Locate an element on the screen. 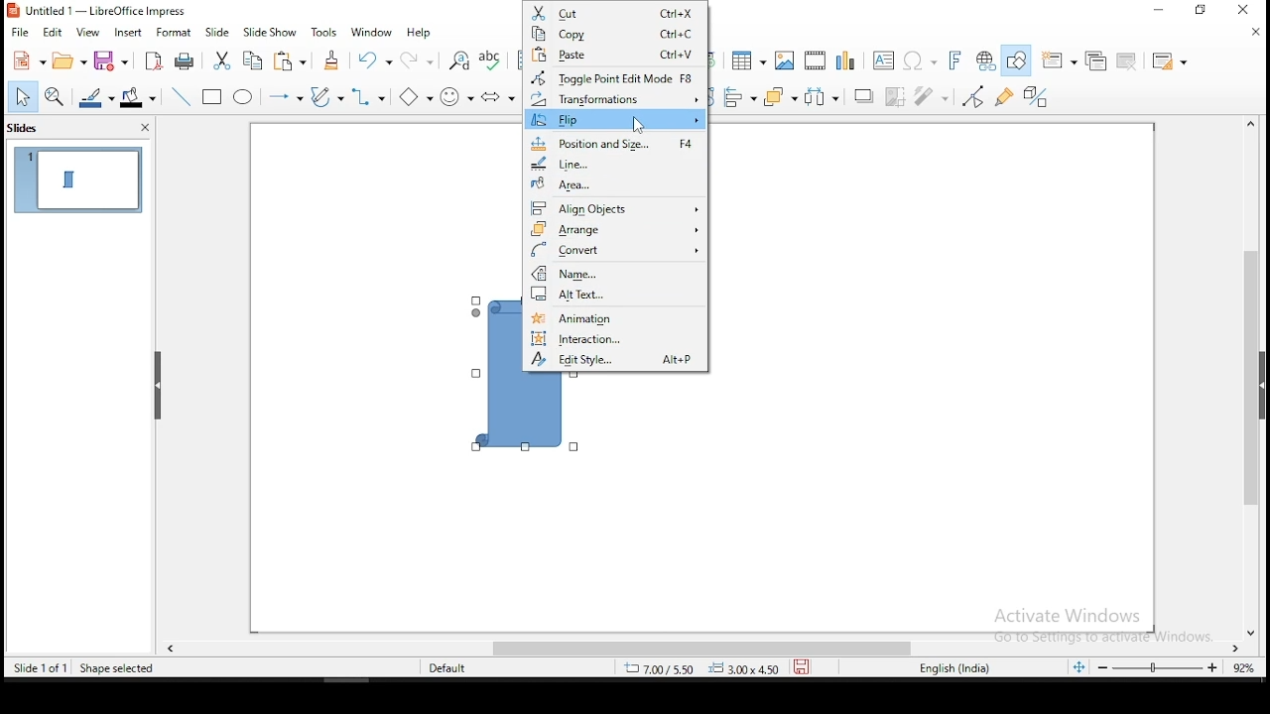  duplicate slide is located at coordinates (1097, 59).